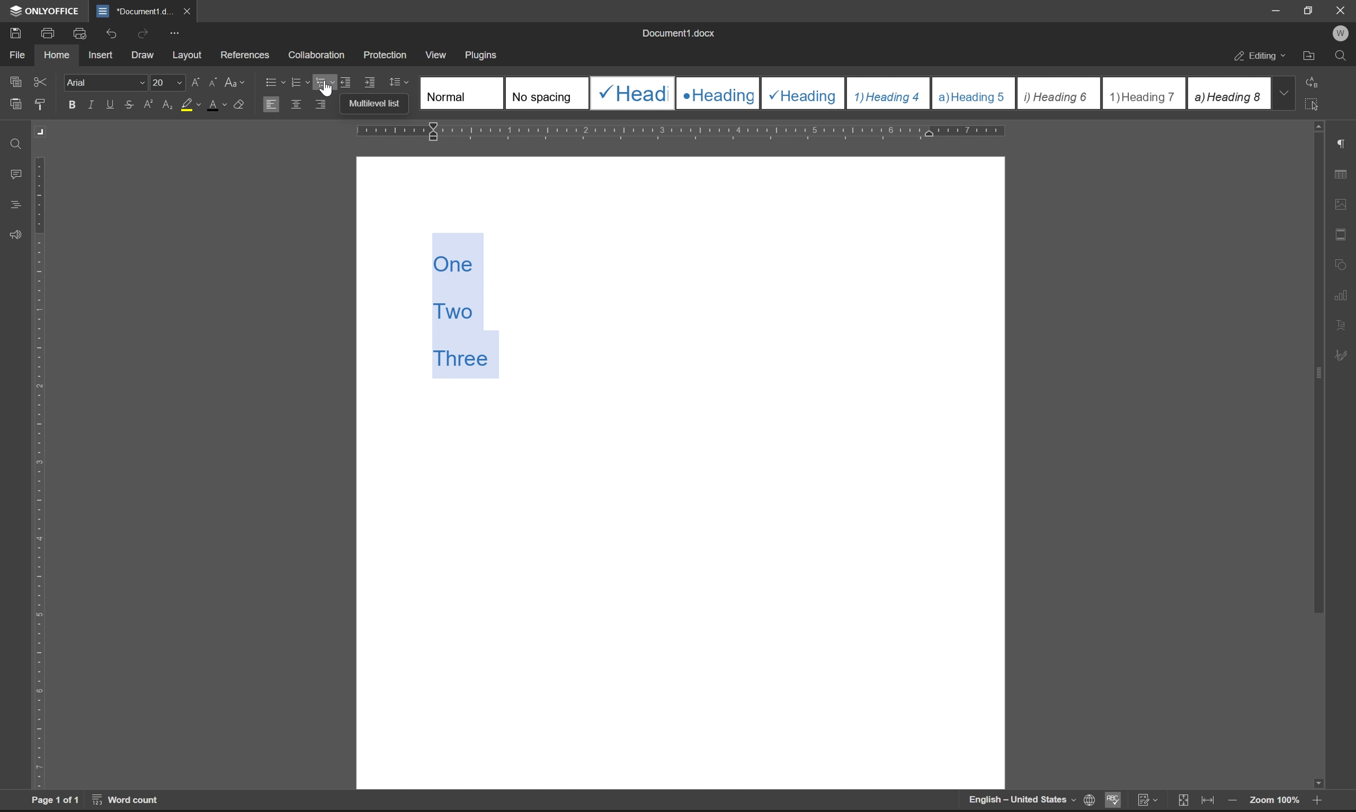  I want to click on set document language, so click(1087, 800).